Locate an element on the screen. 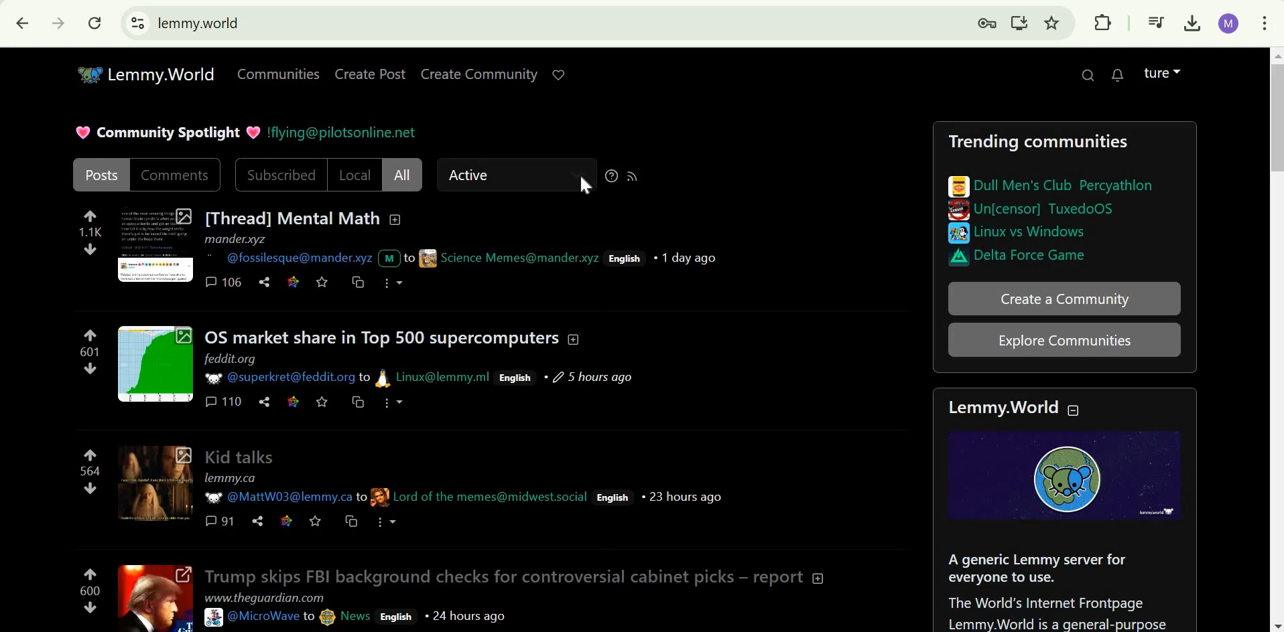 This screenshot has height=632, width=1284. Active is located at coordinates (473, 175).